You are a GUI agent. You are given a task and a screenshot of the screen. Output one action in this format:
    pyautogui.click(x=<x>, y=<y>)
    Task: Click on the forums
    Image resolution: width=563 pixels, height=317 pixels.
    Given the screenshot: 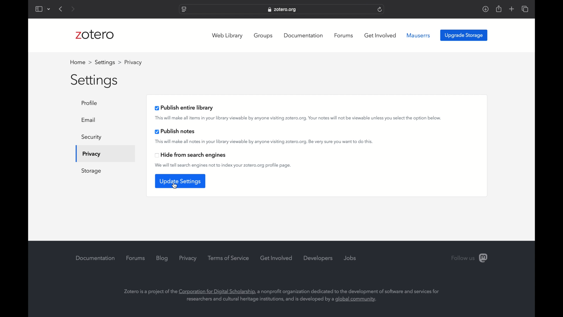 What is the action you would take?
    pyautogui.click(x=344, y=36)
    